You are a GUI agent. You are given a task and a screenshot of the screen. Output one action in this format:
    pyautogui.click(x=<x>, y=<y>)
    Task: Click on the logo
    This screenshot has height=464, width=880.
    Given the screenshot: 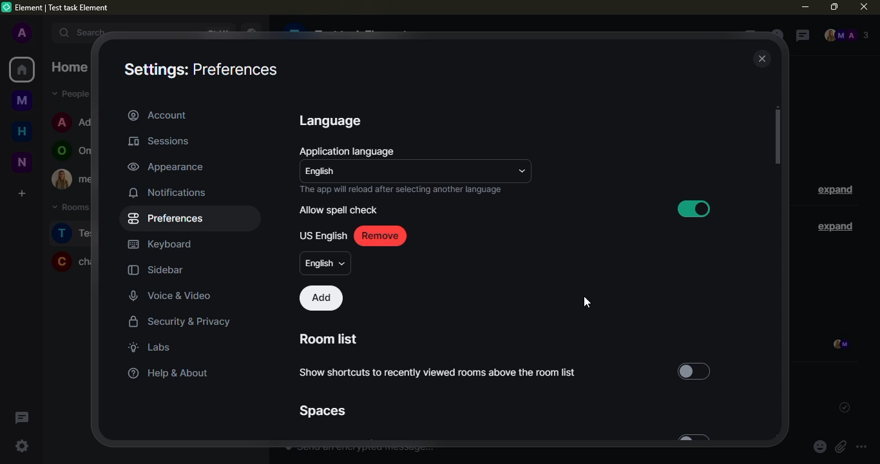 What is the action you would take?
    pyautogui.click(x=7, y=7)
    